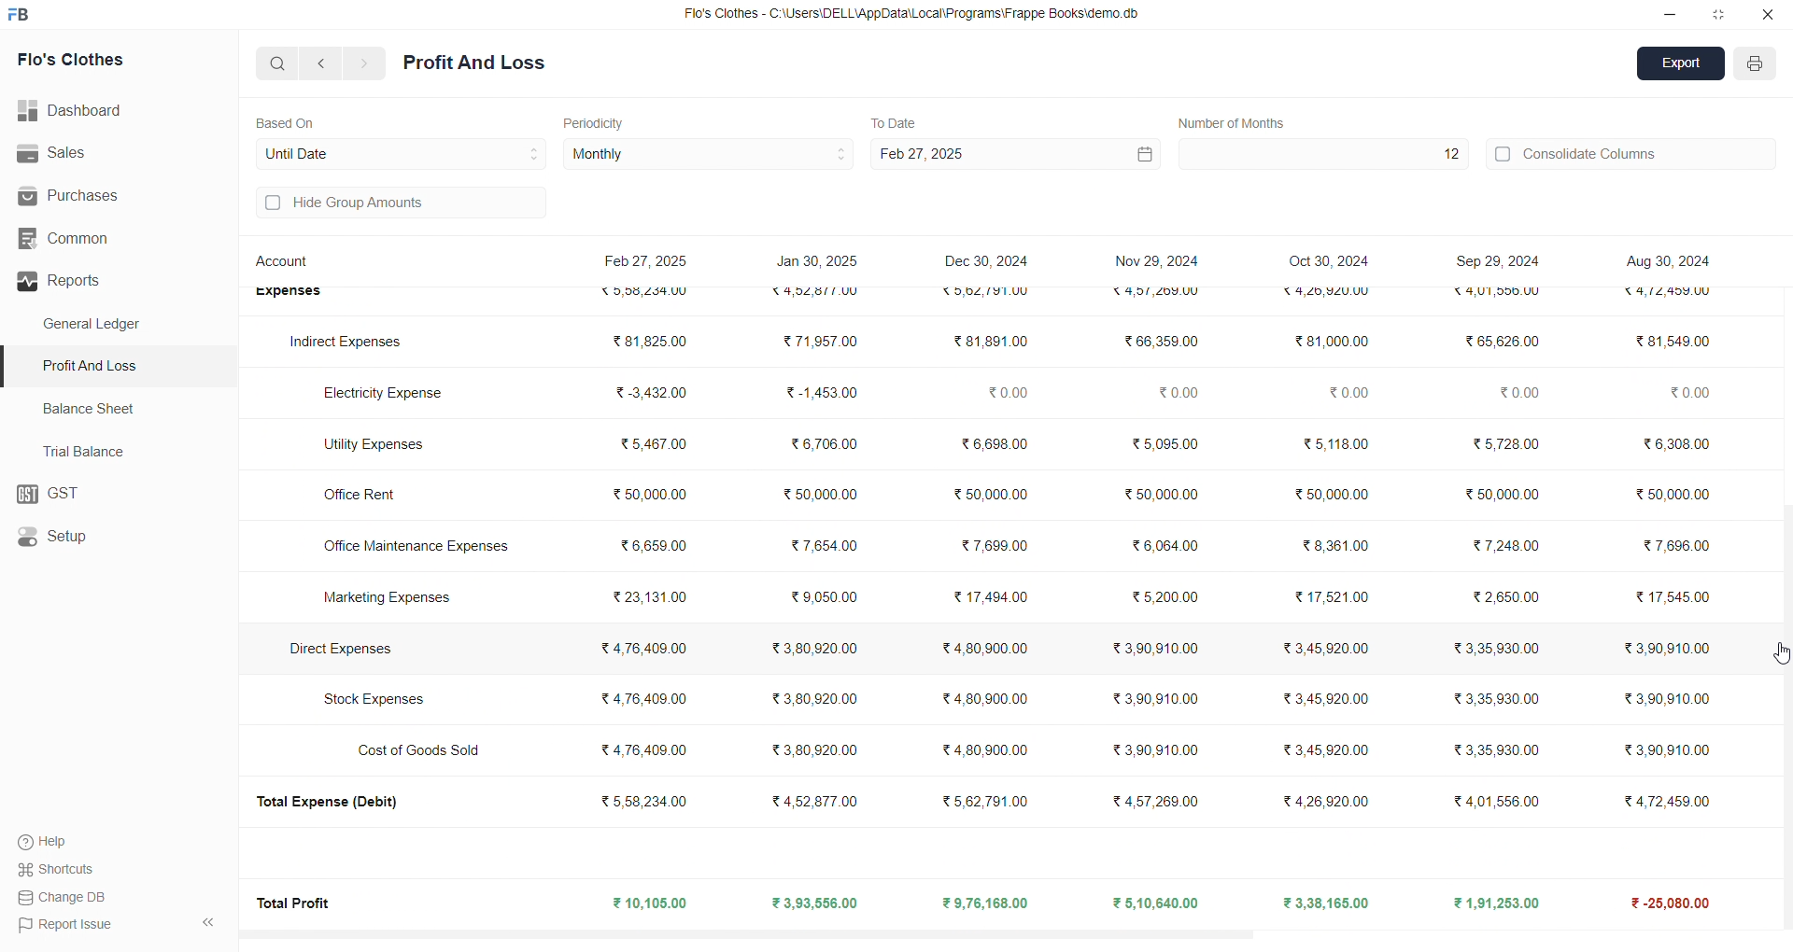 Image resolution: width=1793 pixels, height=952 pixels. Describe the element at coordinates (822, 491) in the screenshot. I see `₹50,000.00` at that location.